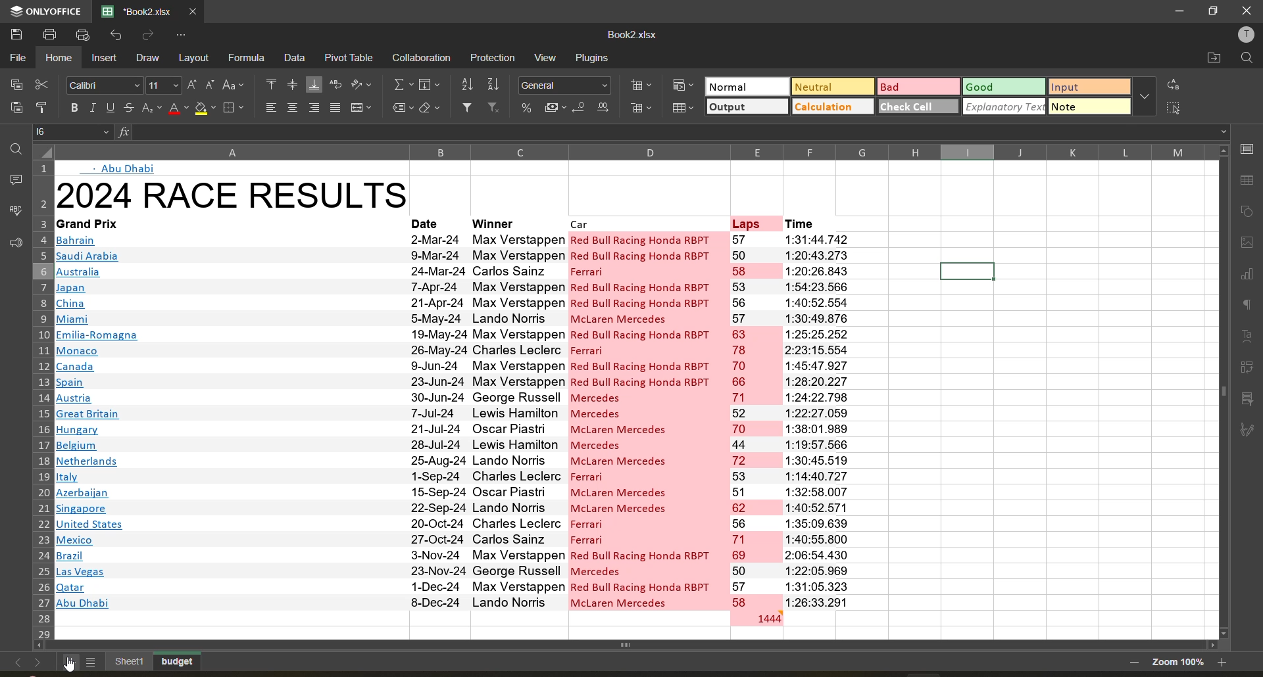 The image size is (1263, 677). I want to click on fields, so click(430, 87).